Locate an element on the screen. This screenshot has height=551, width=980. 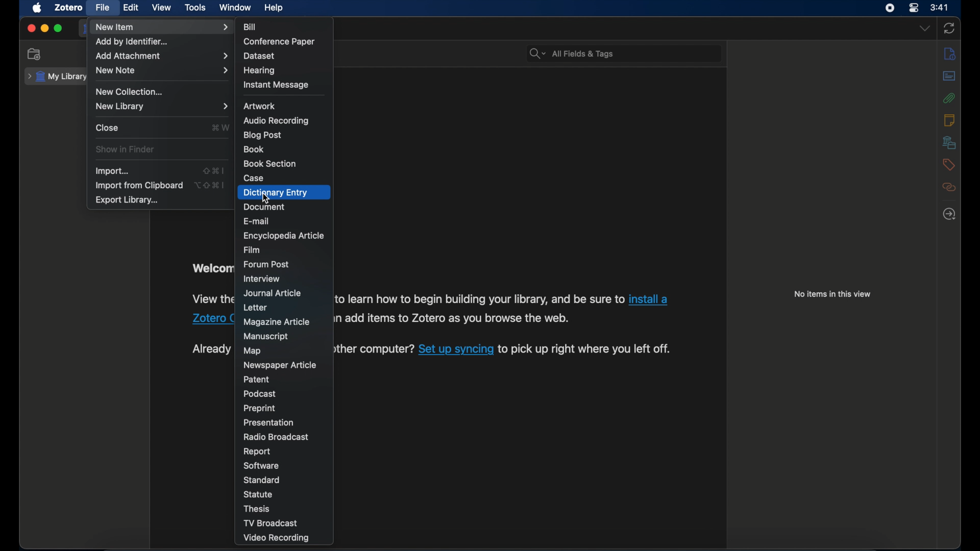
installation instruction is located at coordinates (211, 299).